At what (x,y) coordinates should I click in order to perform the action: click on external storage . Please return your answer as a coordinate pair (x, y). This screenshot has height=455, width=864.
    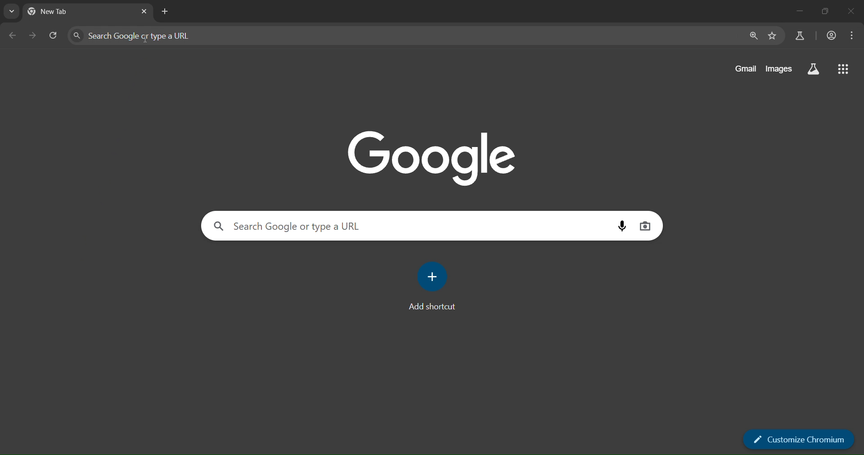
    Looking at the image, I should click on (308, 226).